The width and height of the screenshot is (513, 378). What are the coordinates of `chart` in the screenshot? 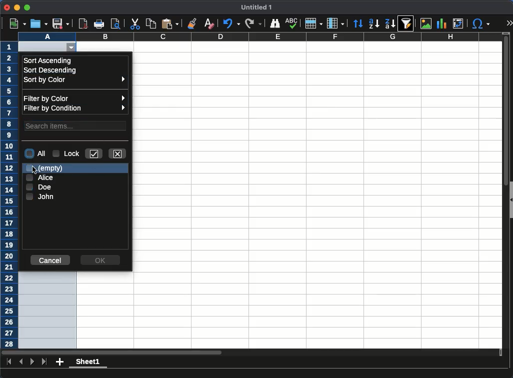 It's located at (441, 23).